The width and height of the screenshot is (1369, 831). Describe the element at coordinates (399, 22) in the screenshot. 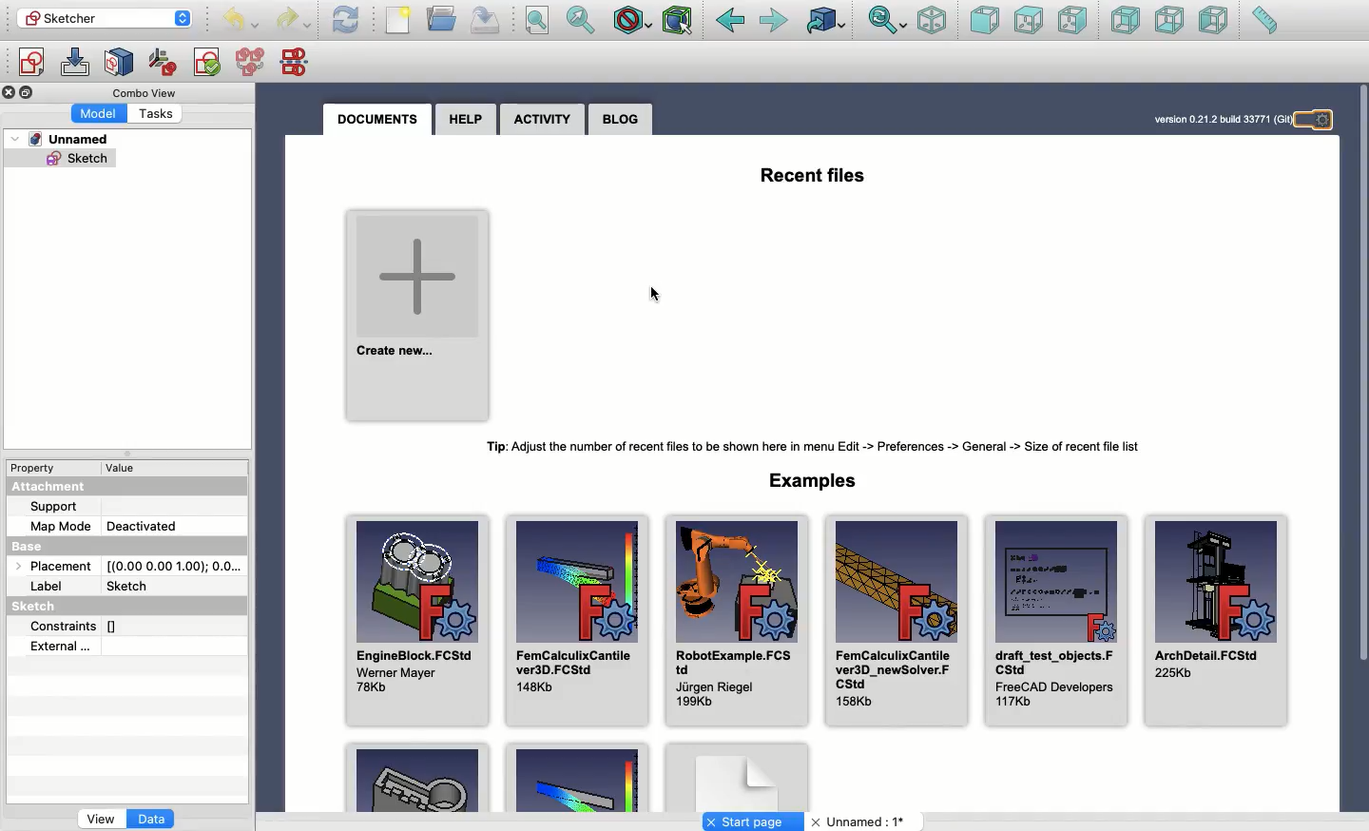

I see `File` at that location.